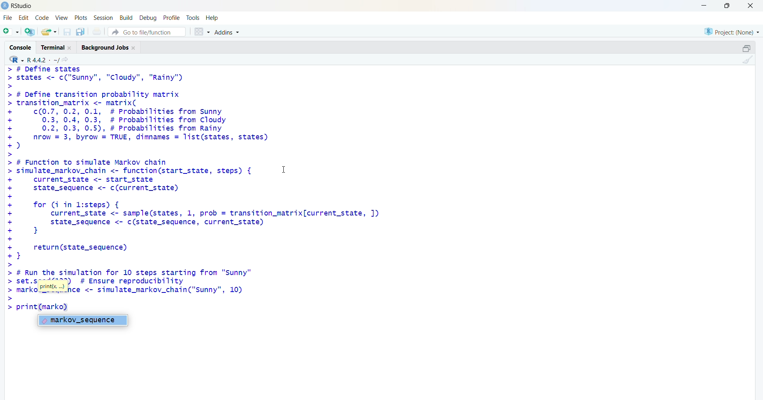 This screenshot has width=763, height=400. What do you see at coordinates (43, 17) in the screenshot?
I see `code` at bounding box center [43, 17].